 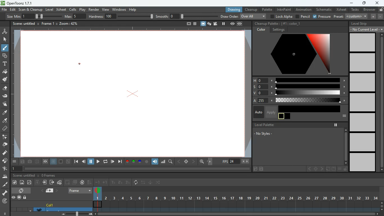 I want to click on skeleton, so click(x=4, y=193).